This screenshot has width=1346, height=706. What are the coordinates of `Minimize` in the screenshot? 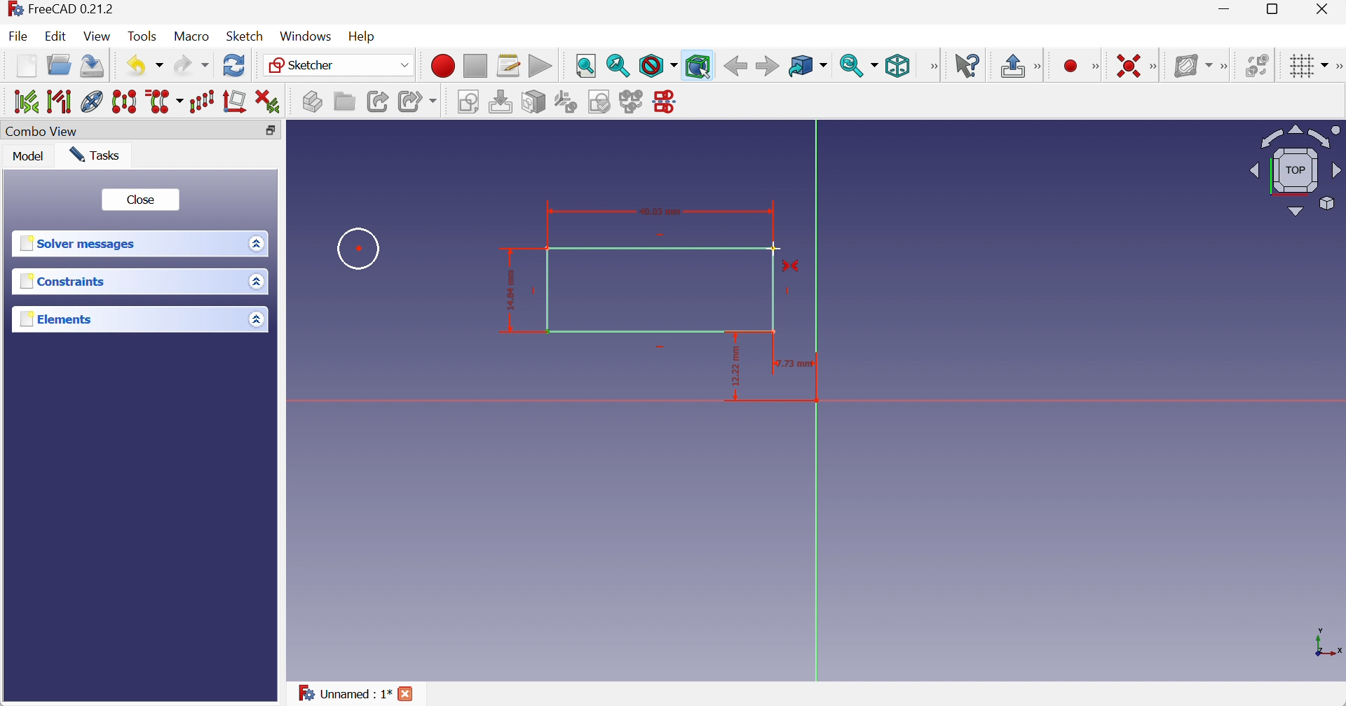 It's located at (1227, 9).